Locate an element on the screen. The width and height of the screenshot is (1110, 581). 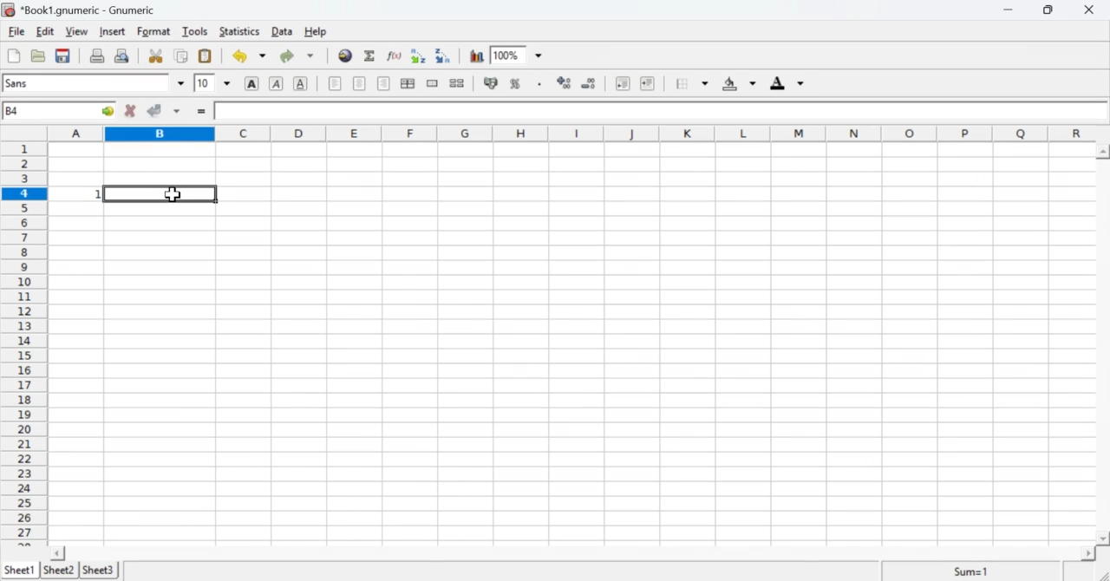
Cut selection is located at coordinates (154, 56).